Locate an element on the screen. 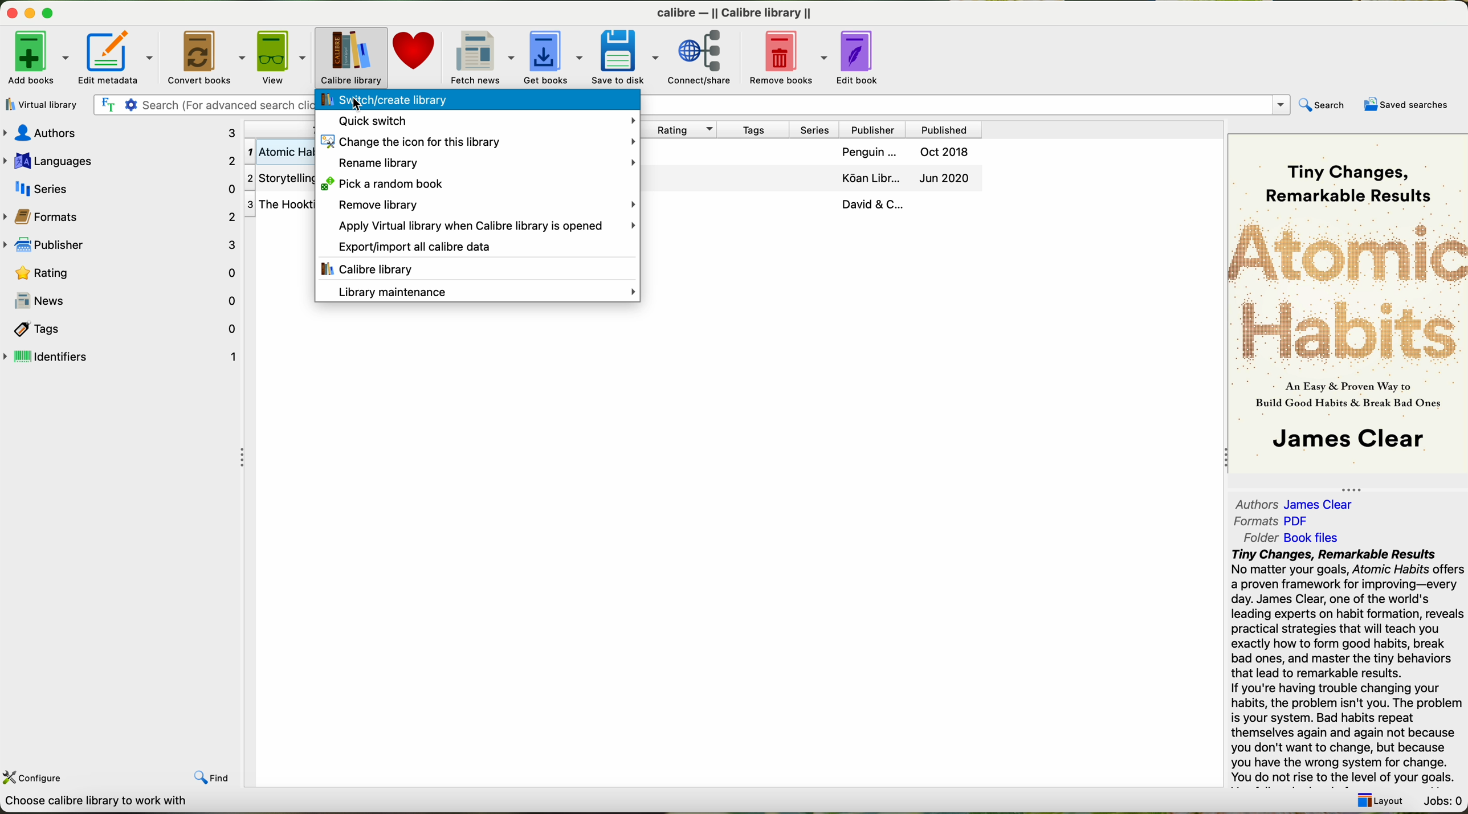  save to disk is located at coordinates (626, 56).